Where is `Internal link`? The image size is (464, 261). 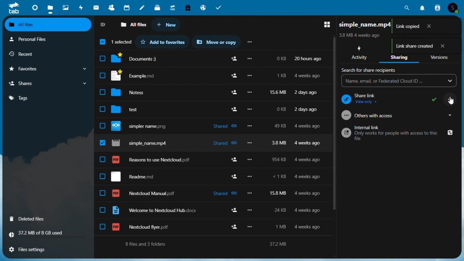
Internal link is located at coordinates (397, 133).